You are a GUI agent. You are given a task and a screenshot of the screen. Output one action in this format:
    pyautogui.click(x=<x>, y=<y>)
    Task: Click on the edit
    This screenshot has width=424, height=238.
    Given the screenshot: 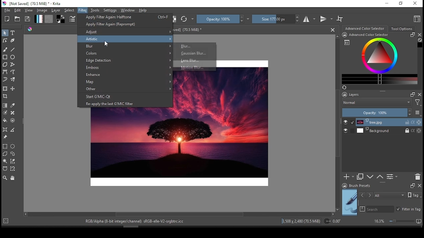 What is the action you would take?
    pyautogui.click(x=17, y=10)
    